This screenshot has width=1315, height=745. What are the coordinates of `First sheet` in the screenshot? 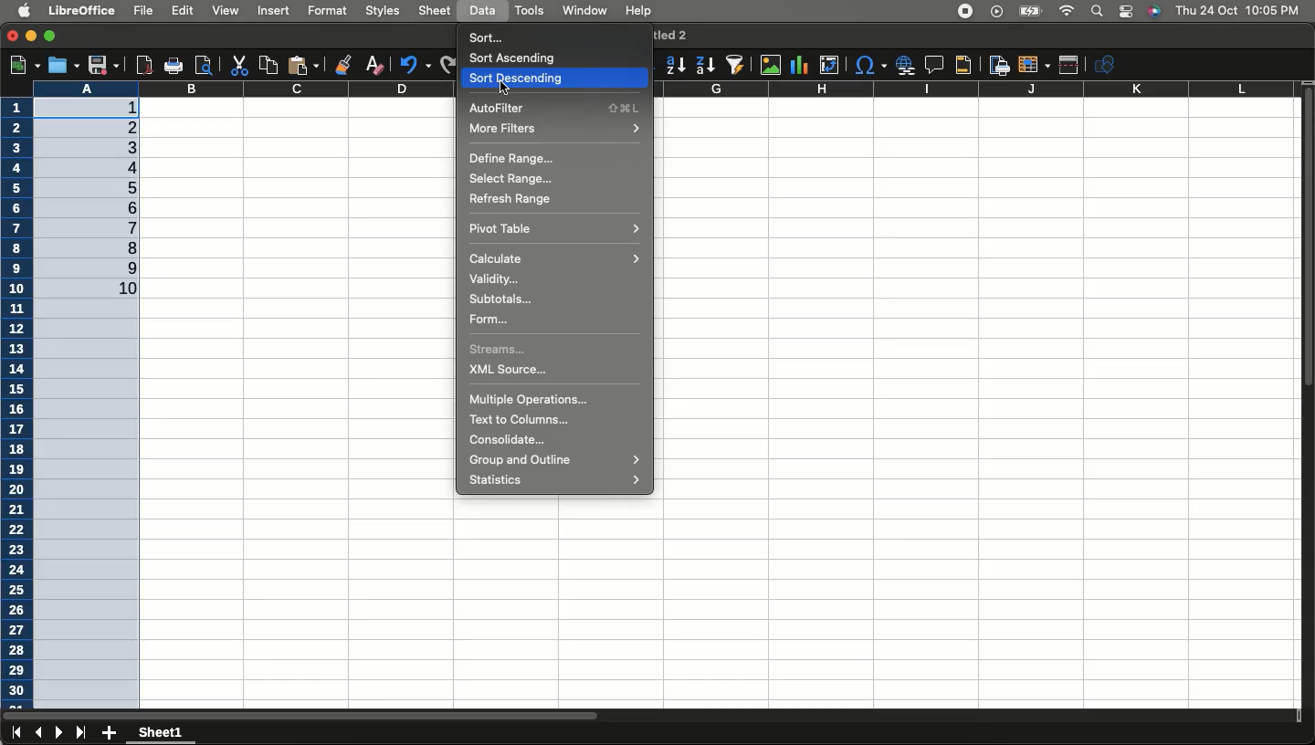 It's located at (15, 734).